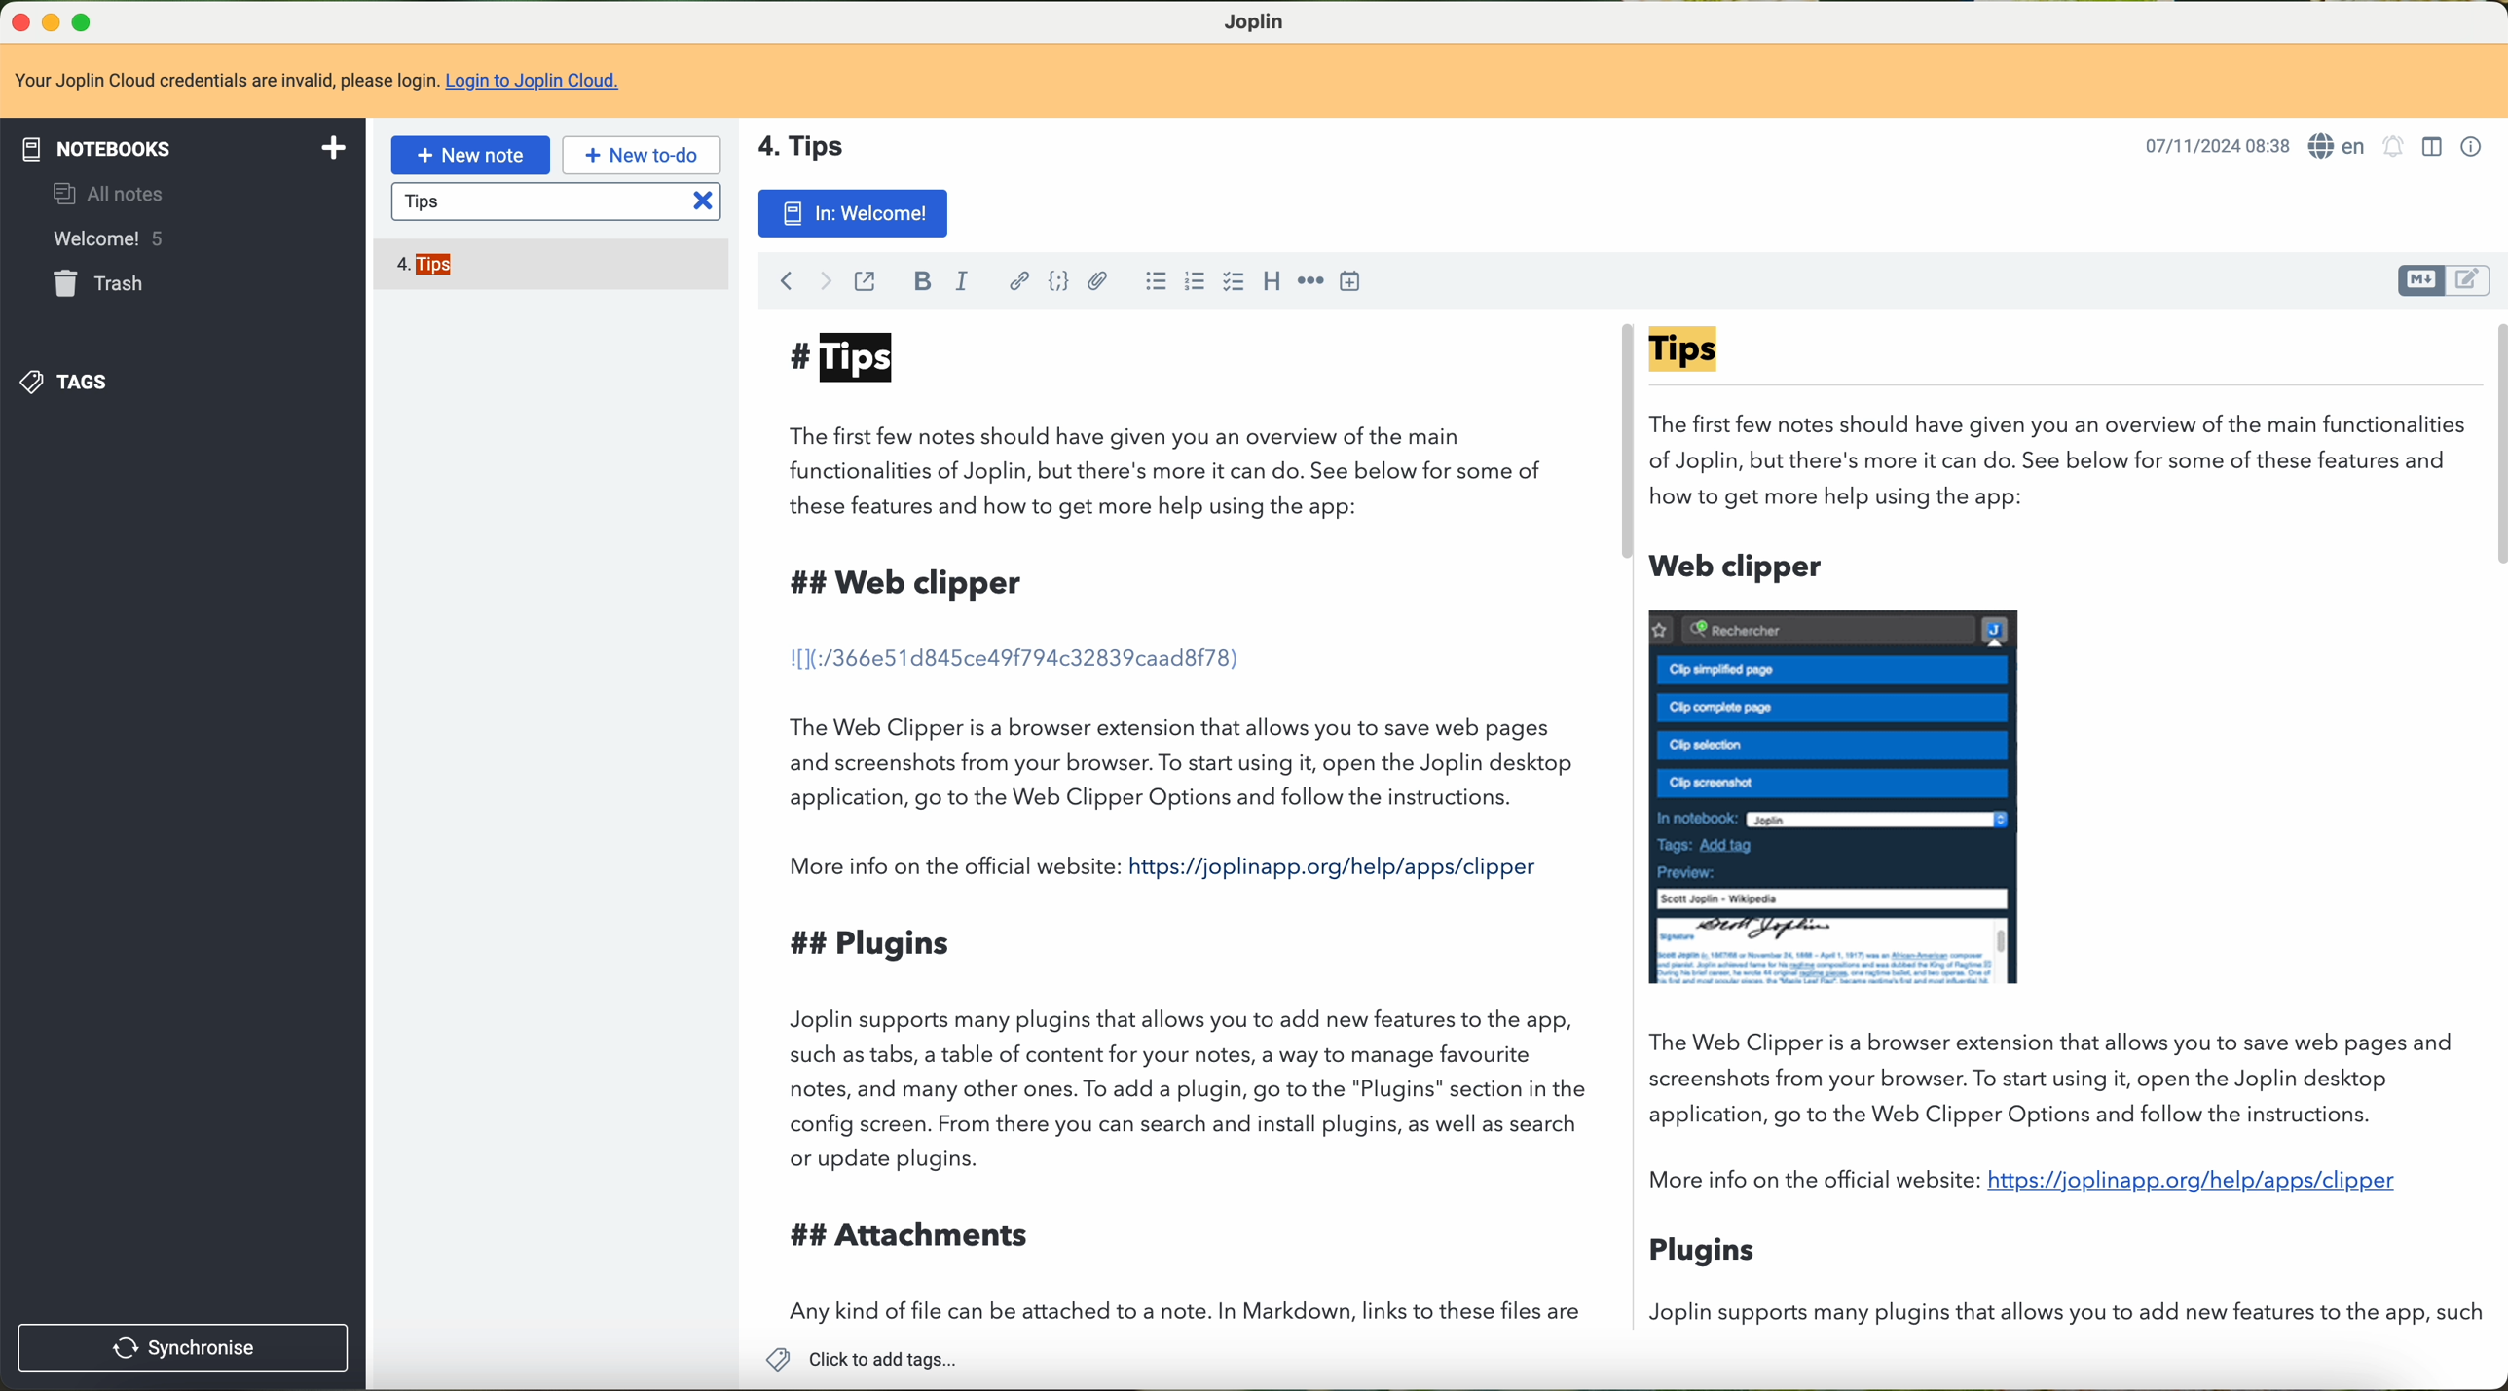  I want to click on new to-do, so click(641, 156).